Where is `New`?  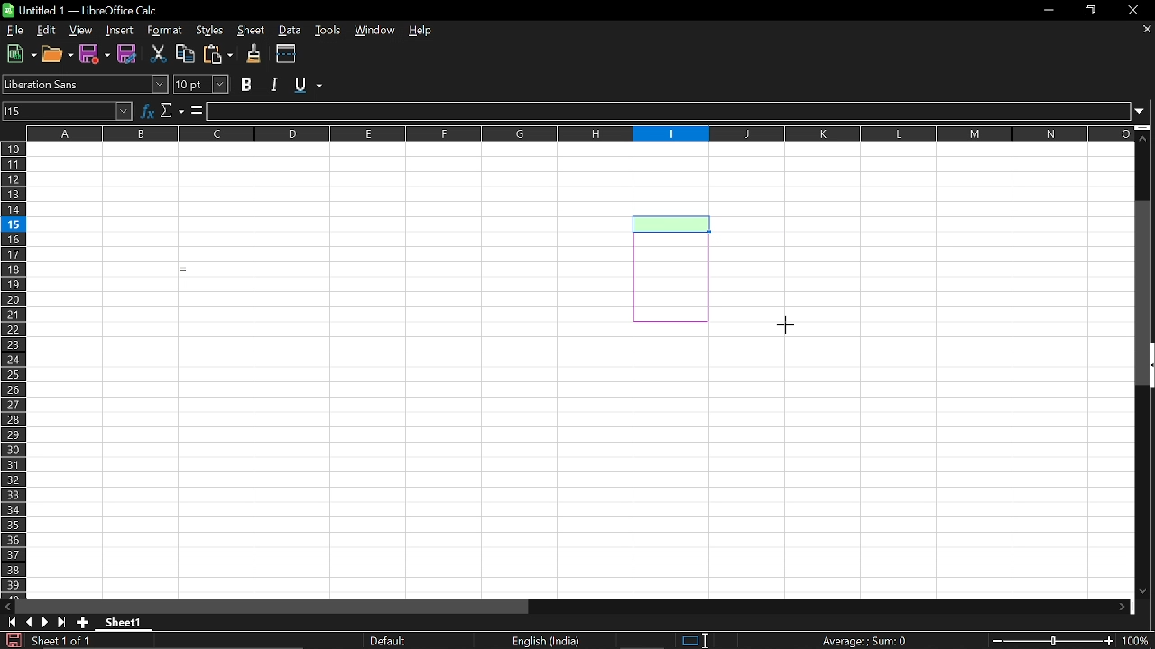 New is located at coordinates (18, 55).